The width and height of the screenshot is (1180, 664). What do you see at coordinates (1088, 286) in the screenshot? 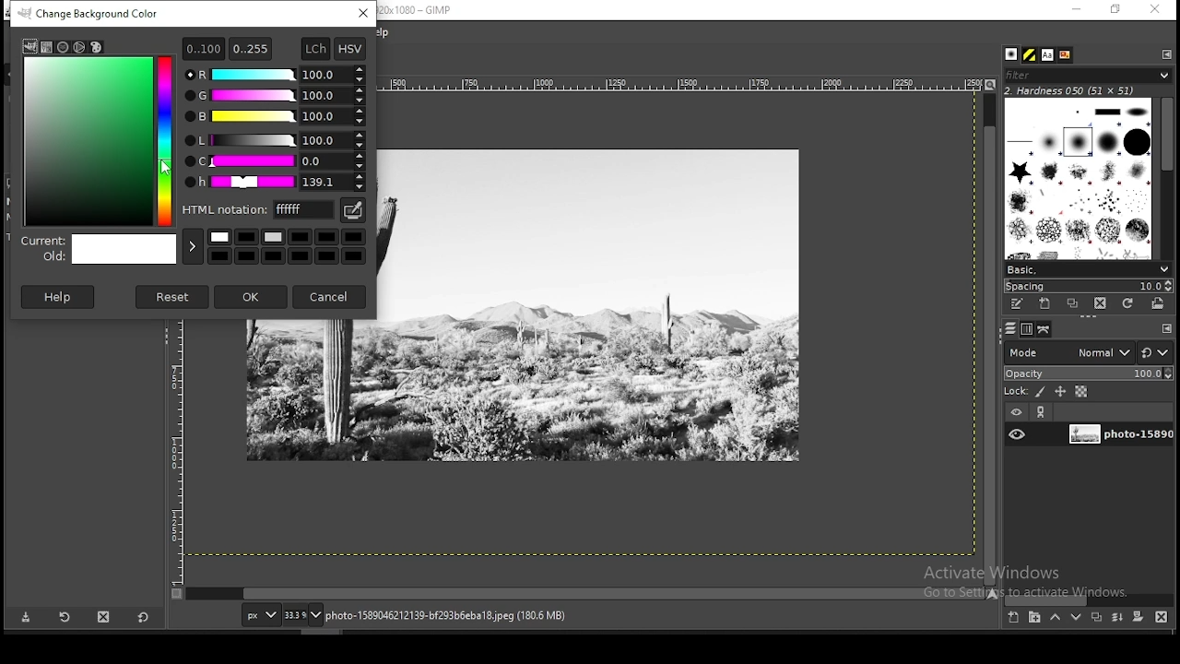
I see `spacing` at bounding box center [1088, 286].